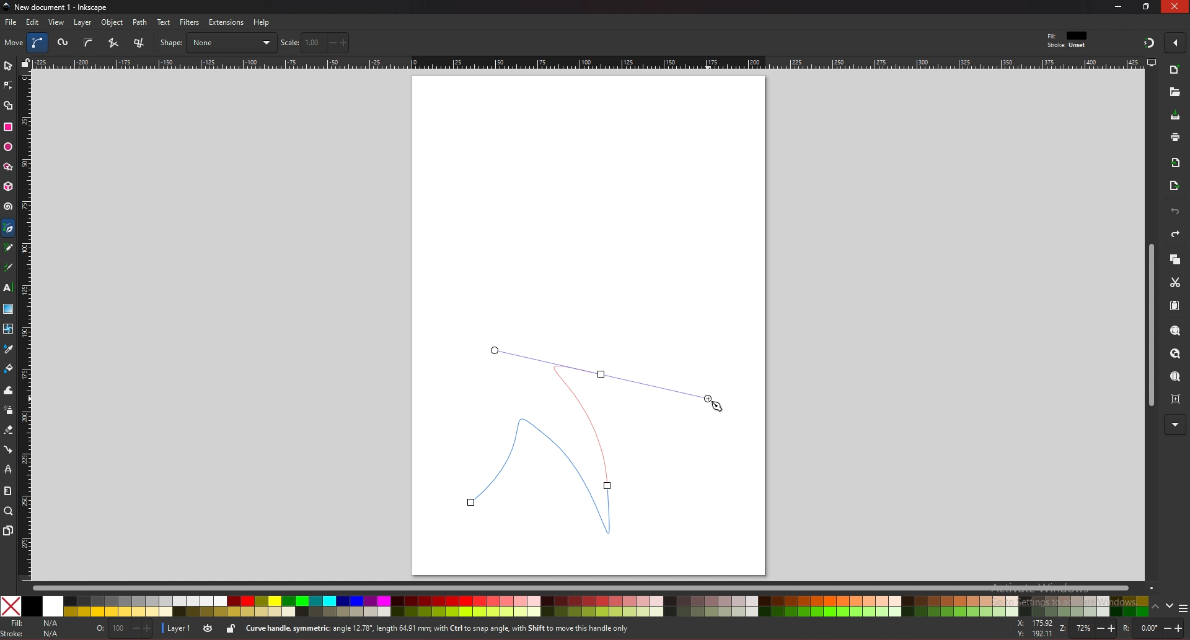 The height and width of the screenshot is (640, 1190). What do you see at coordinates (315, 42) in the screenshot?
I see `scale` at bounding box center [315, 42].